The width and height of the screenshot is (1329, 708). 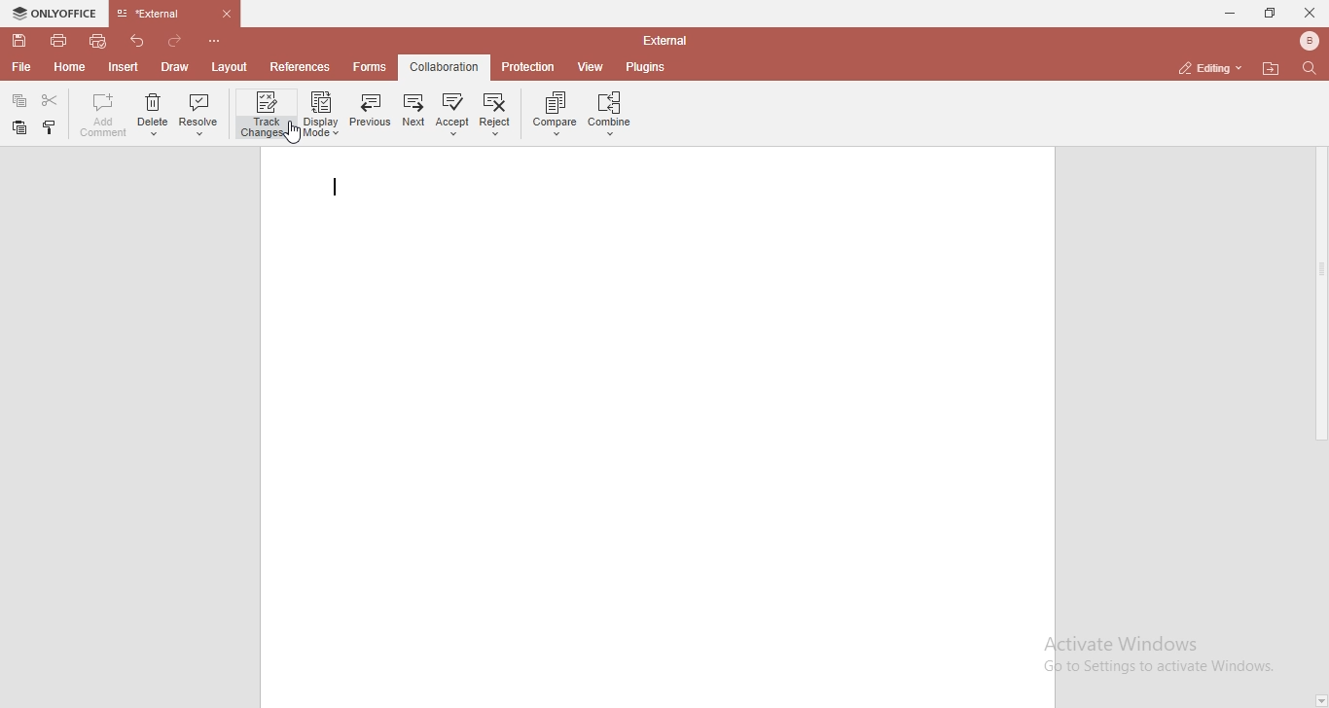 What do you see at coordinates (1271, 67) in the screenshot?
I see `open file location` at bounding box center [1271, 67].